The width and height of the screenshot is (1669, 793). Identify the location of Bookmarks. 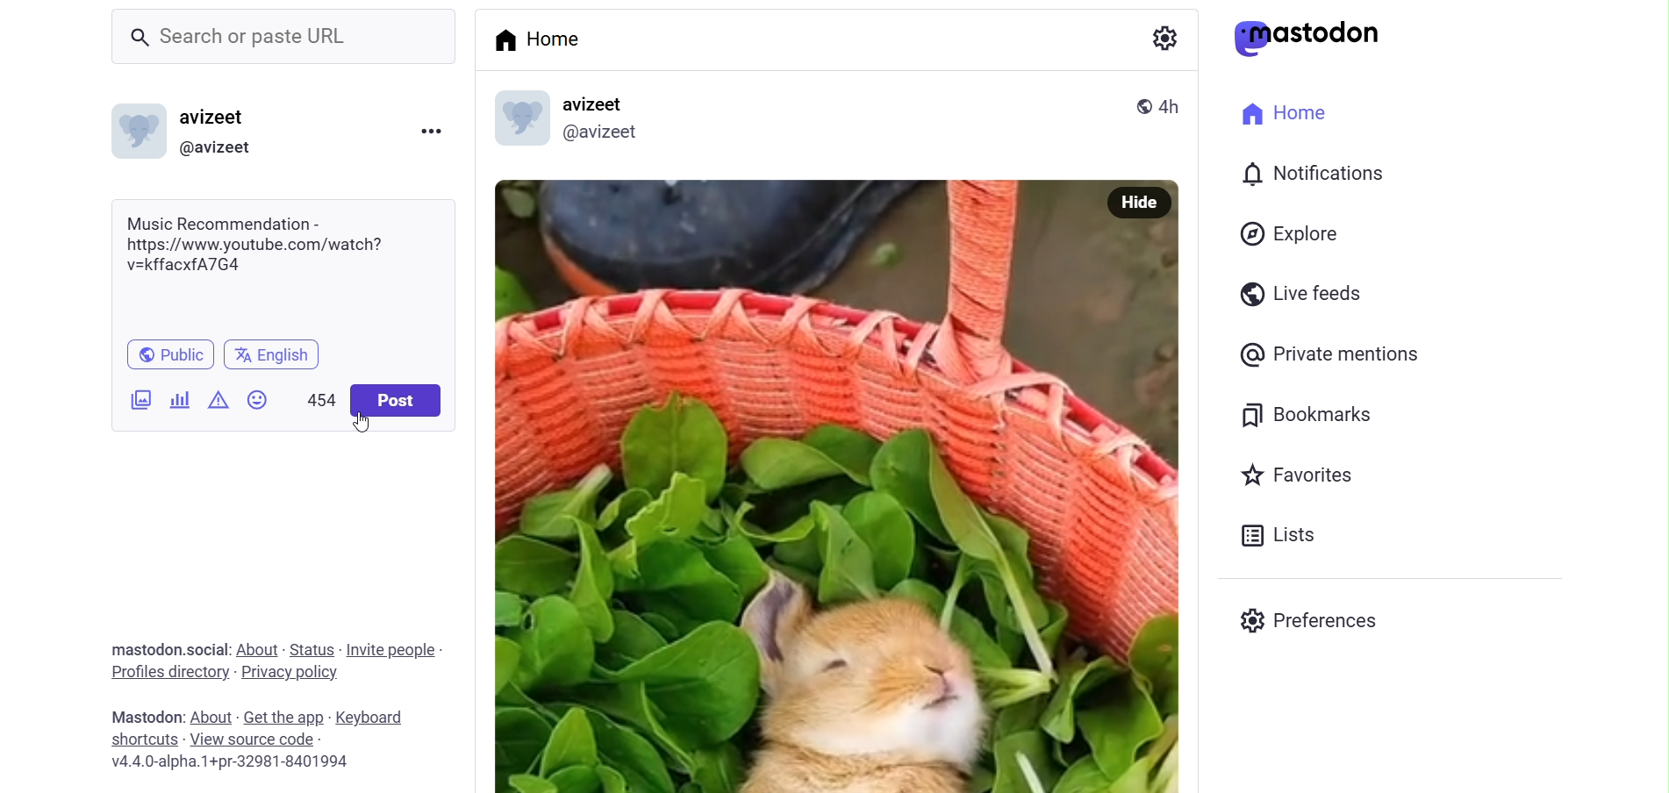
(1305, 413).